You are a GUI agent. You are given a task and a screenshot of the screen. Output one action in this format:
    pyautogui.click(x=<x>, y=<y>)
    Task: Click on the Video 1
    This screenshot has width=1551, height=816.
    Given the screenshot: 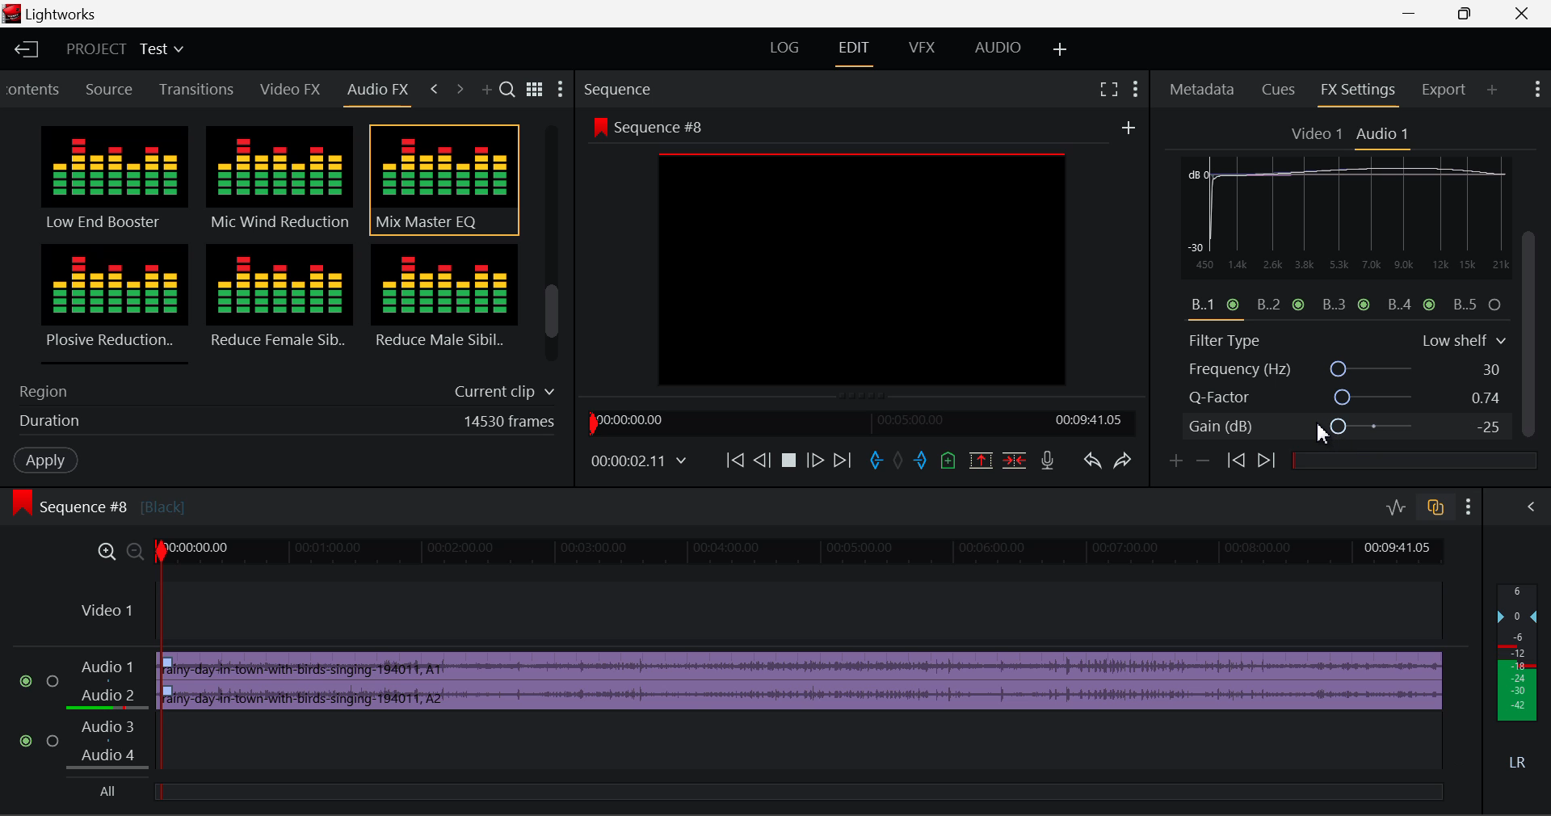 What is the action you would take?
    pyautogui.click(x=1318, y=135)
    